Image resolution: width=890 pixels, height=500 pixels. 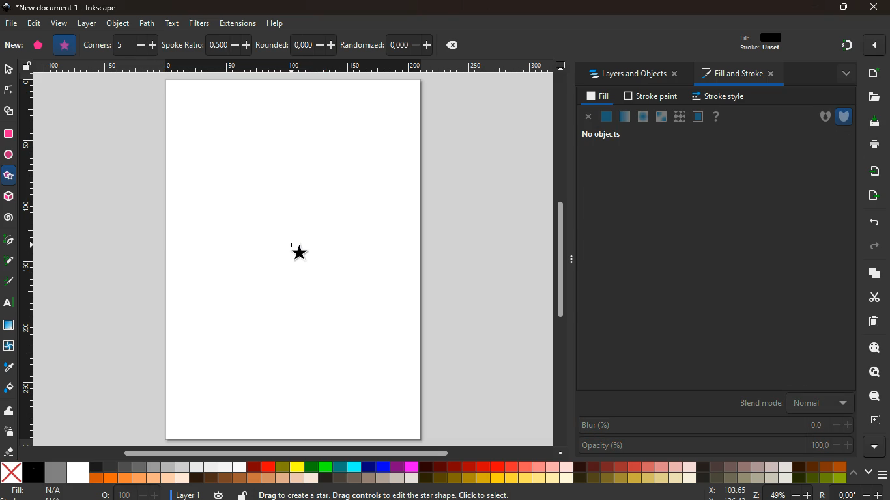 I want to click on glass, so click(x=662, y=117).